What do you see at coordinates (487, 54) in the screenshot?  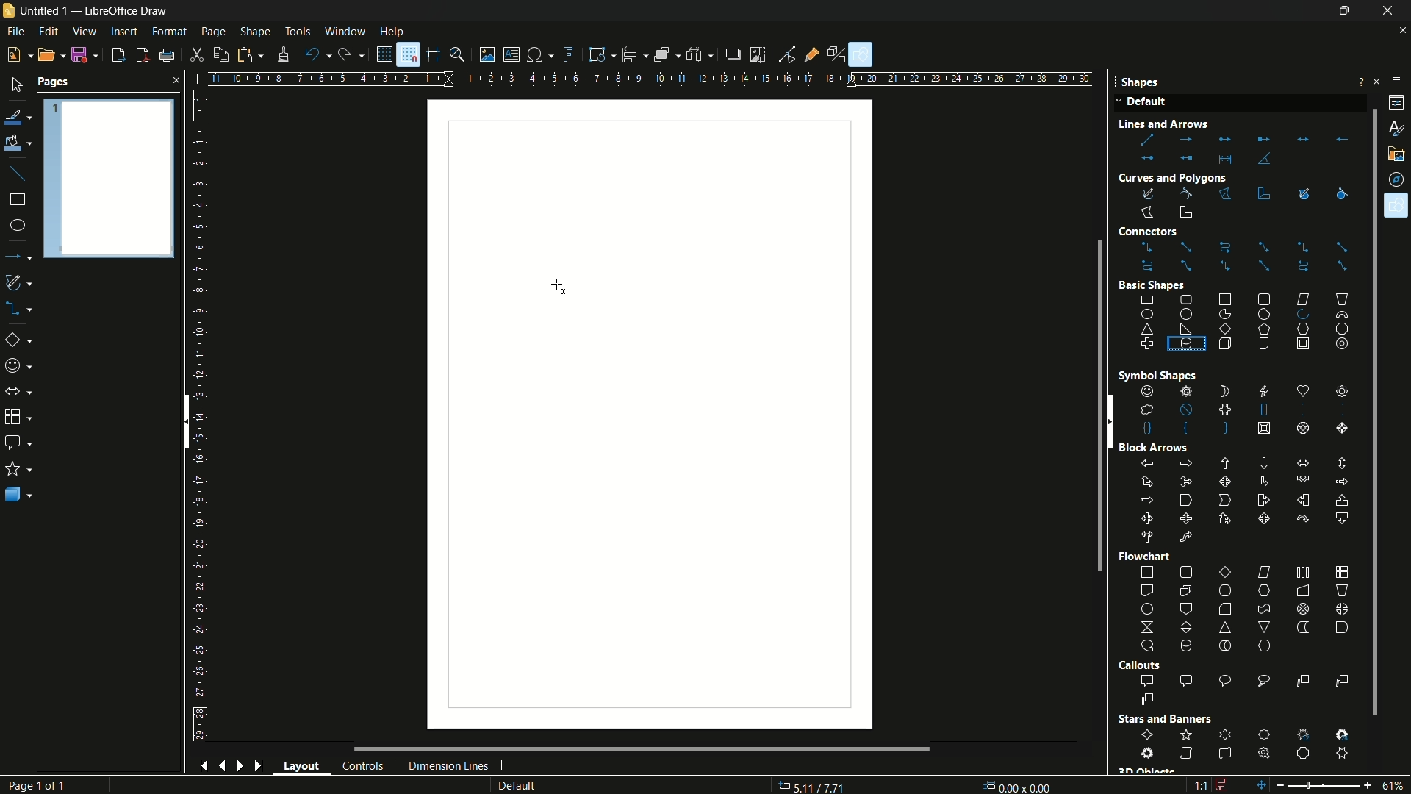 I see `insert image` at bounding box center [487, 54].